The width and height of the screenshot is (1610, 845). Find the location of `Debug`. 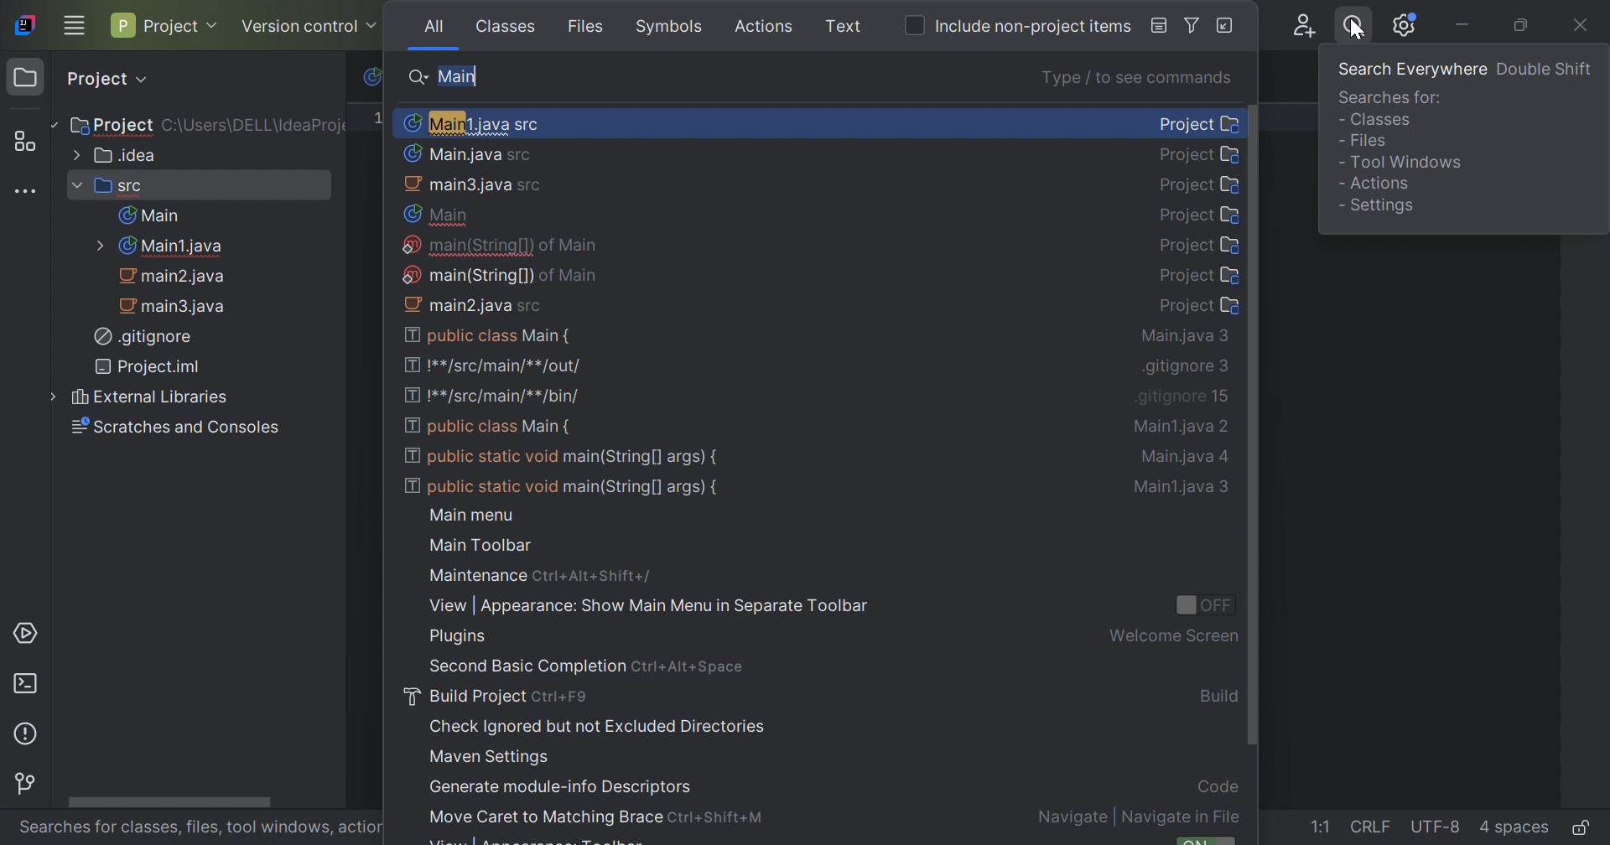

Debug is located at coordinates (1152, 27).